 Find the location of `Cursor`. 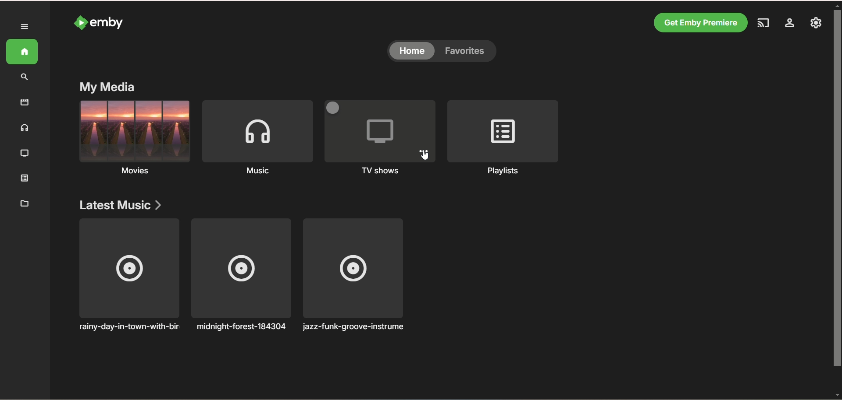

Cursor is located at coordinates (425, 155).